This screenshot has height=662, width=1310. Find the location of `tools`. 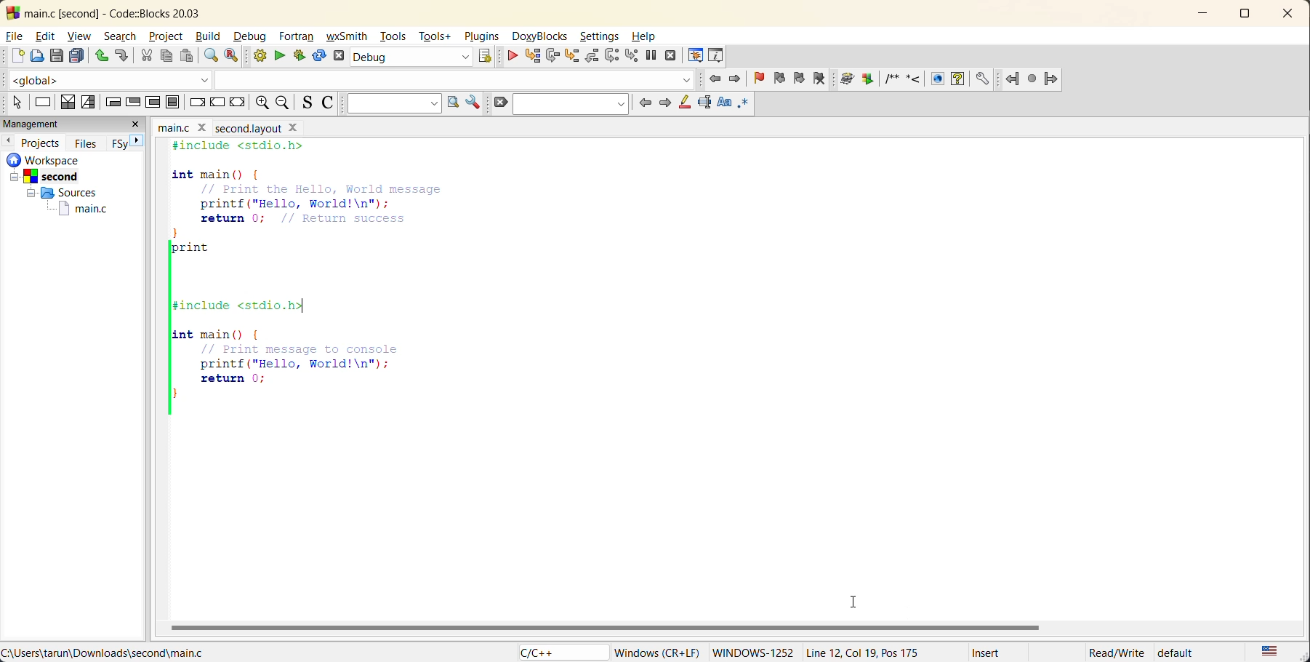

tools is located at coordinates (391, 39).